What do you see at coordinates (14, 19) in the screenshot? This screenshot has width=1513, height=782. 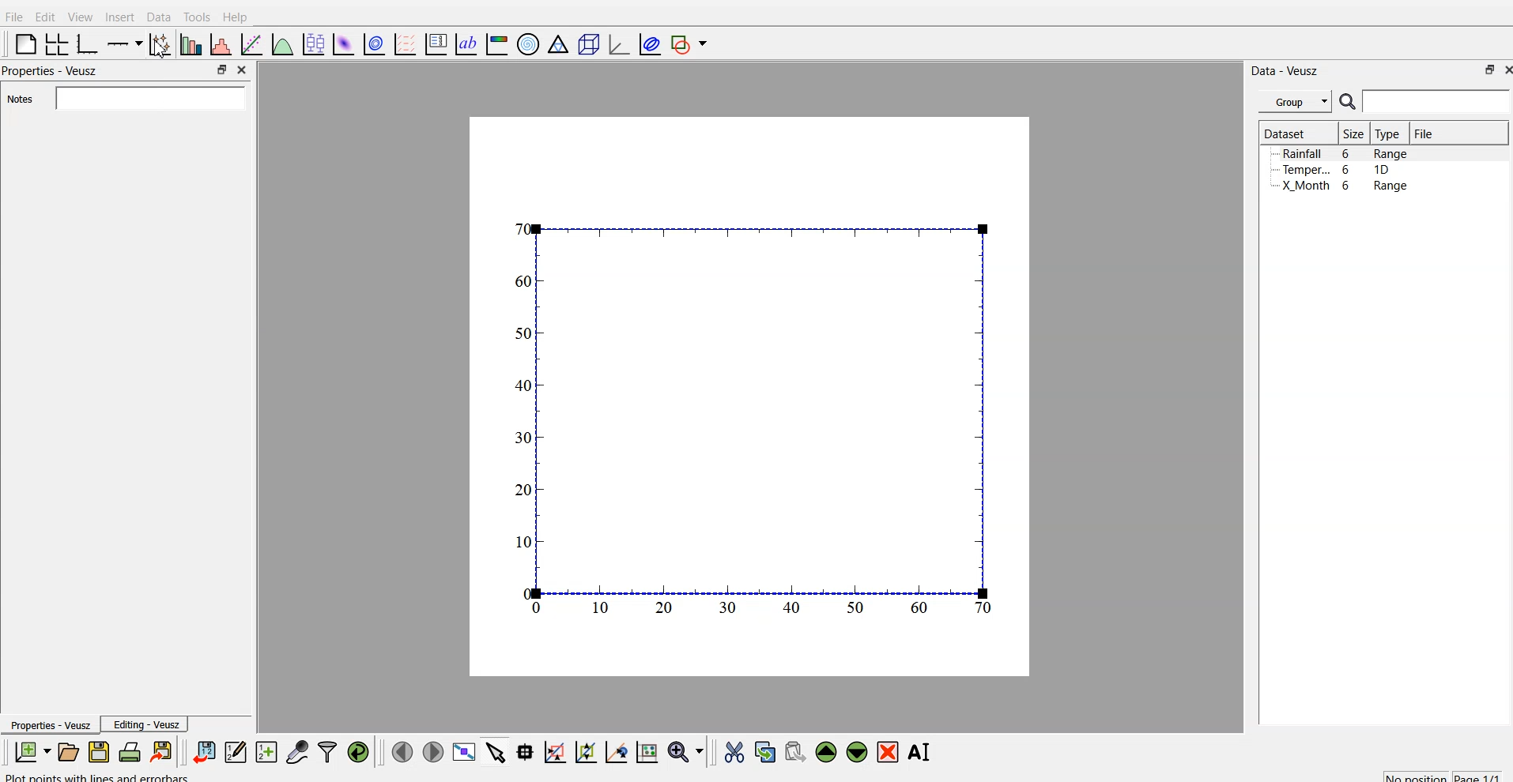 I see `Flle` at bounding box center [14, 19].